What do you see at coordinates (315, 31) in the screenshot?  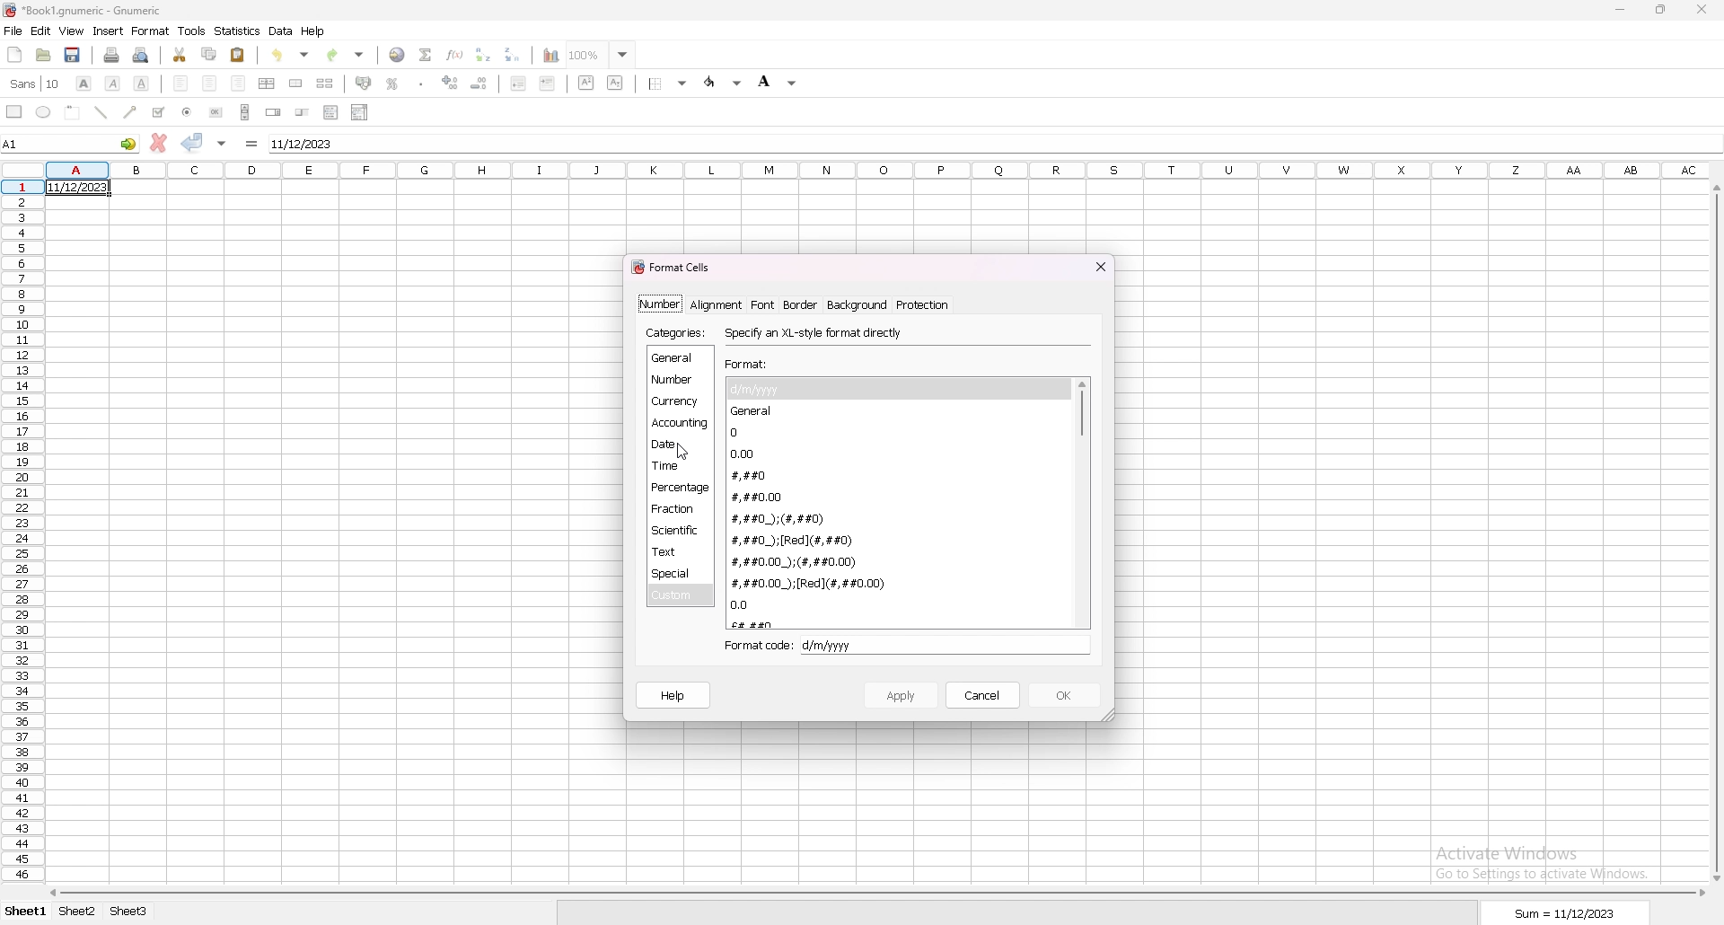 I see `help` at bounding box center [315, 31].